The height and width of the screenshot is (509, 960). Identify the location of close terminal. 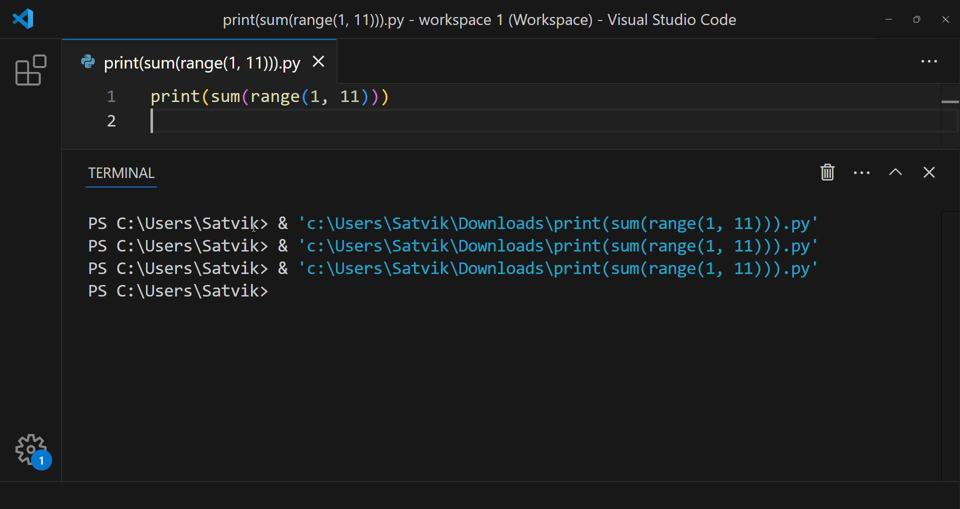
(931, 173).